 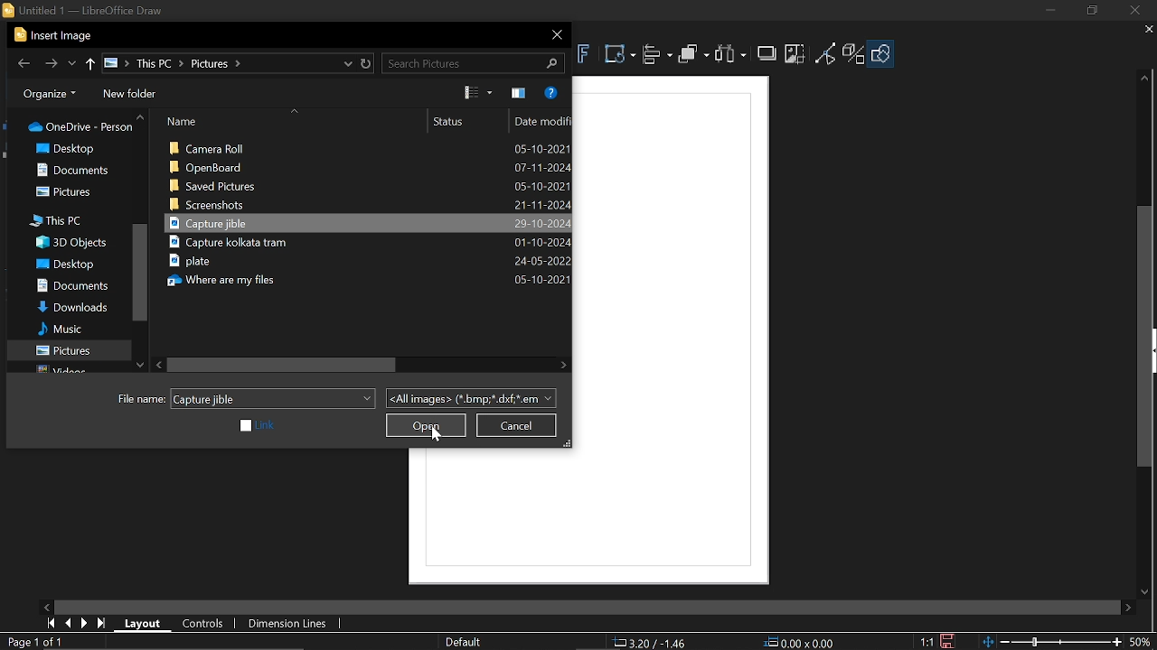 What do you see at coordinates (550, 93) in the screenshot?
I see `Help` at bounding box center [550, 93].